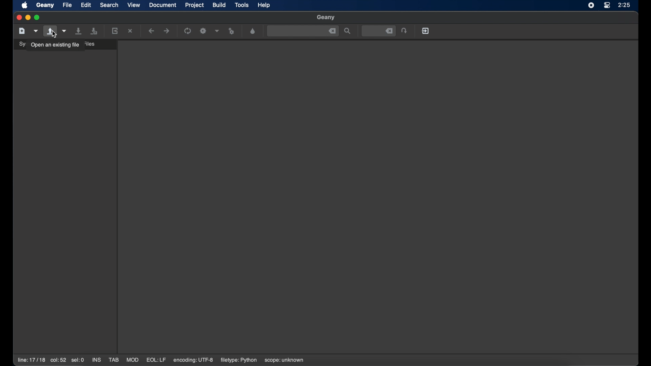 The image size is (651, 366). What do you see at coordinates (195, 5) in the screenshot?
I see `project` at bounding box center [195, 5].